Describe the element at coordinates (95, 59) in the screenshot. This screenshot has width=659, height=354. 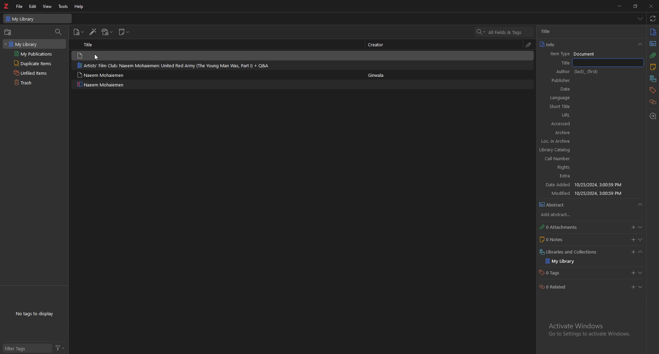
I see `Cursor` at that location.